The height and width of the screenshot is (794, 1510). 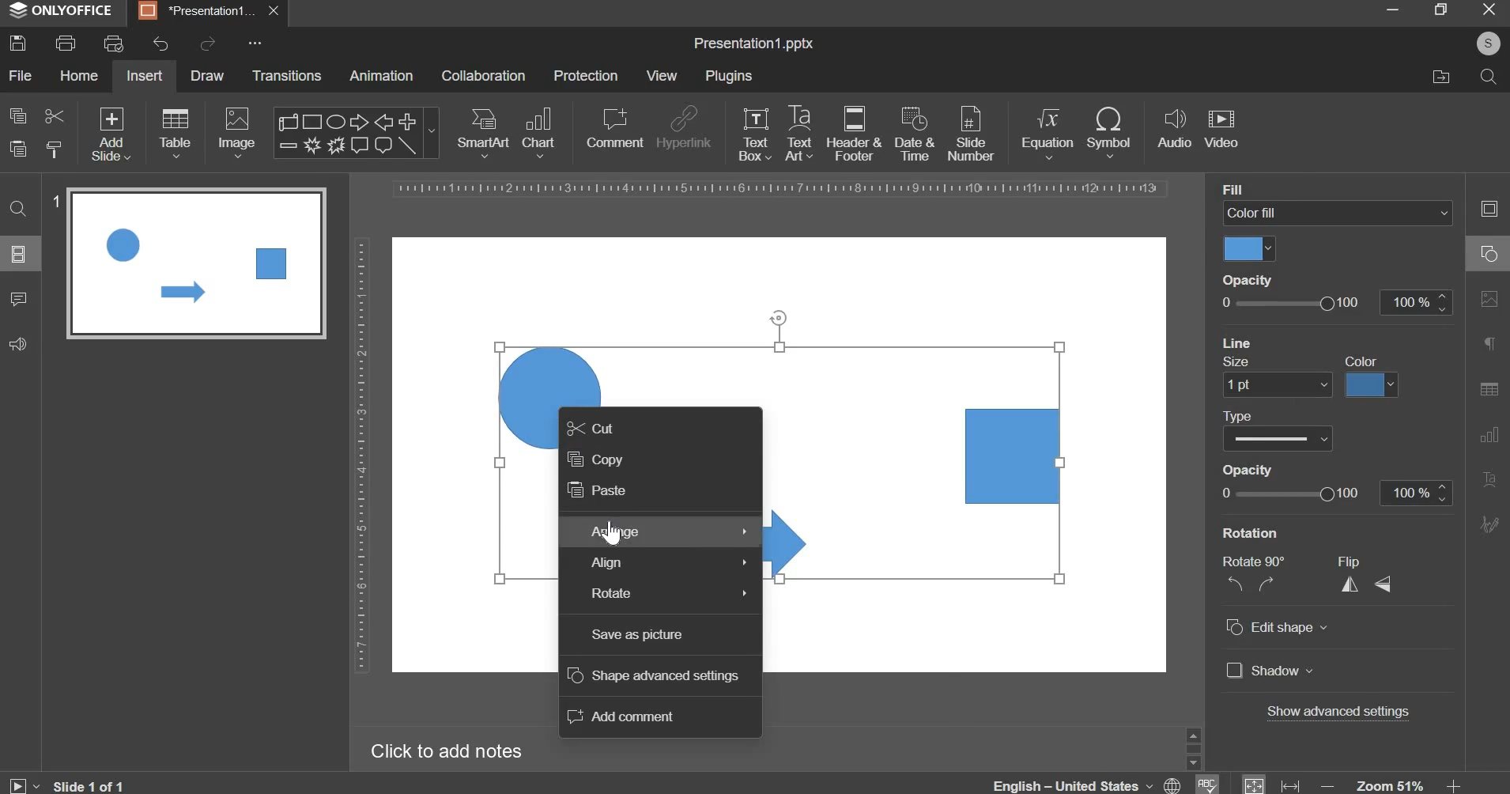 What do you see at coordinates (1233, 586) in the screenshot?
I see `rotate left 90` at bounding box center [1233, 586].